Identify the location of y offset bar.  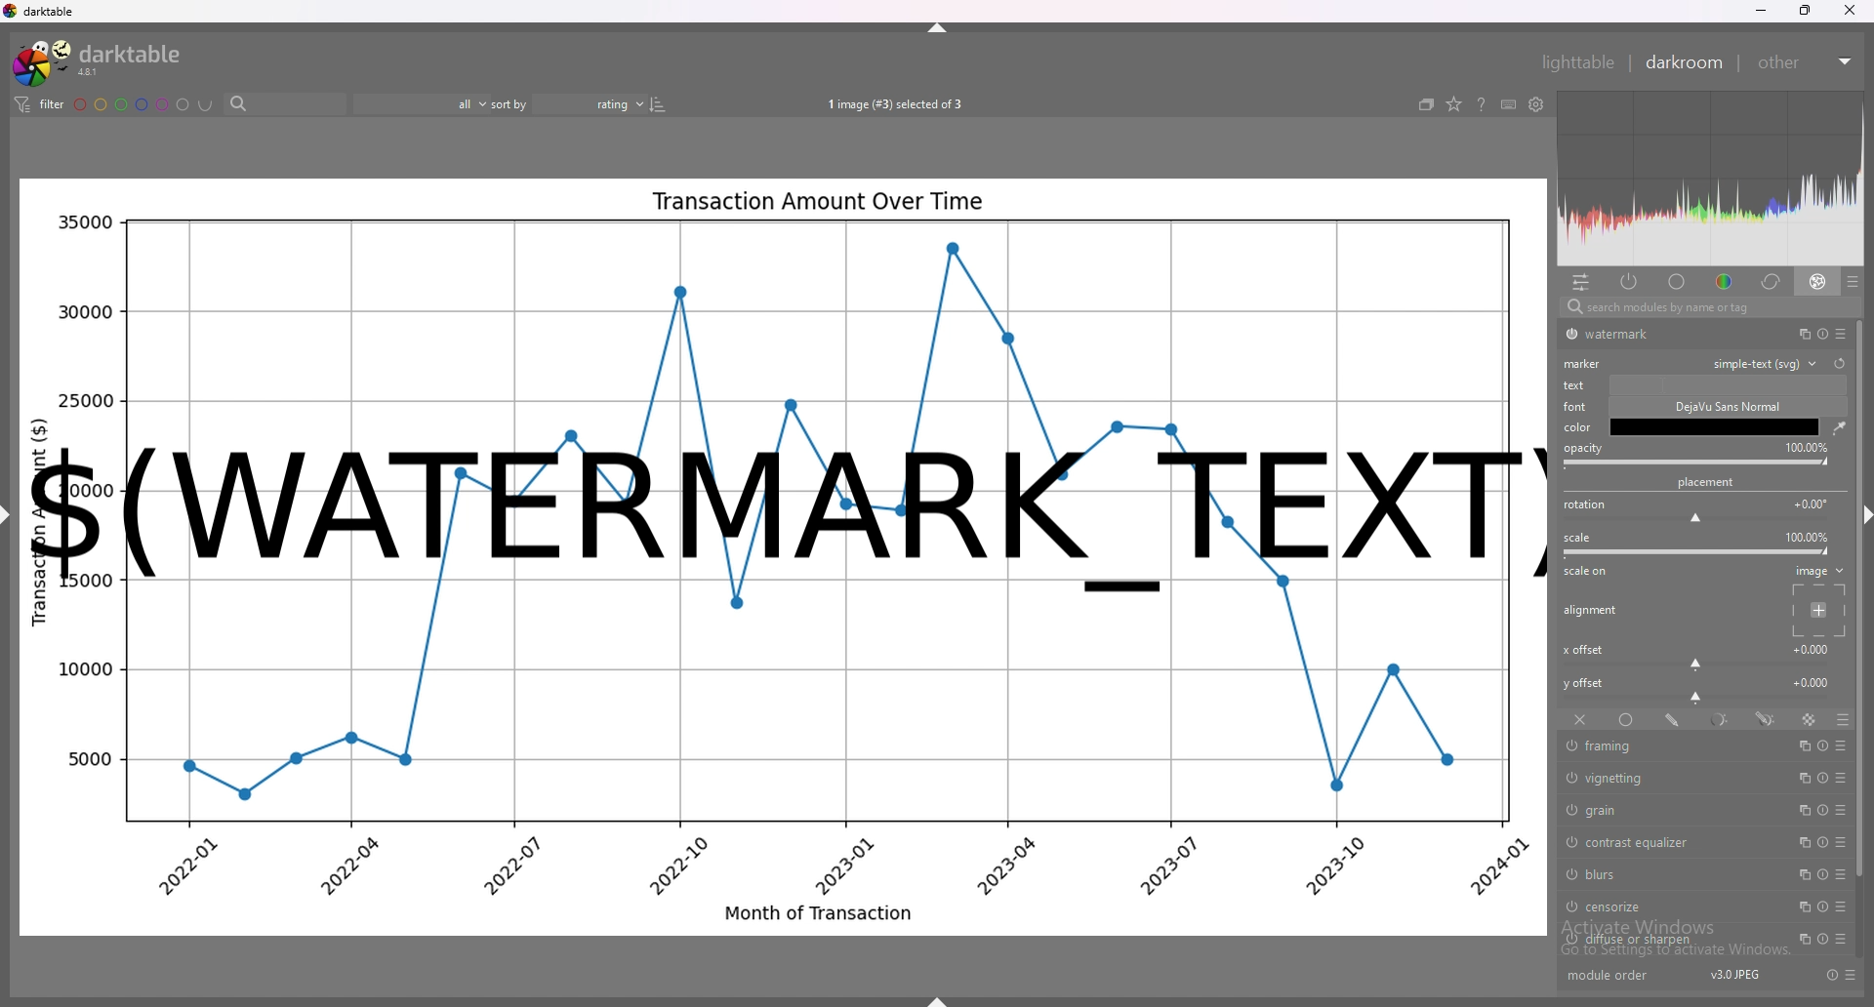
(1697, 699).